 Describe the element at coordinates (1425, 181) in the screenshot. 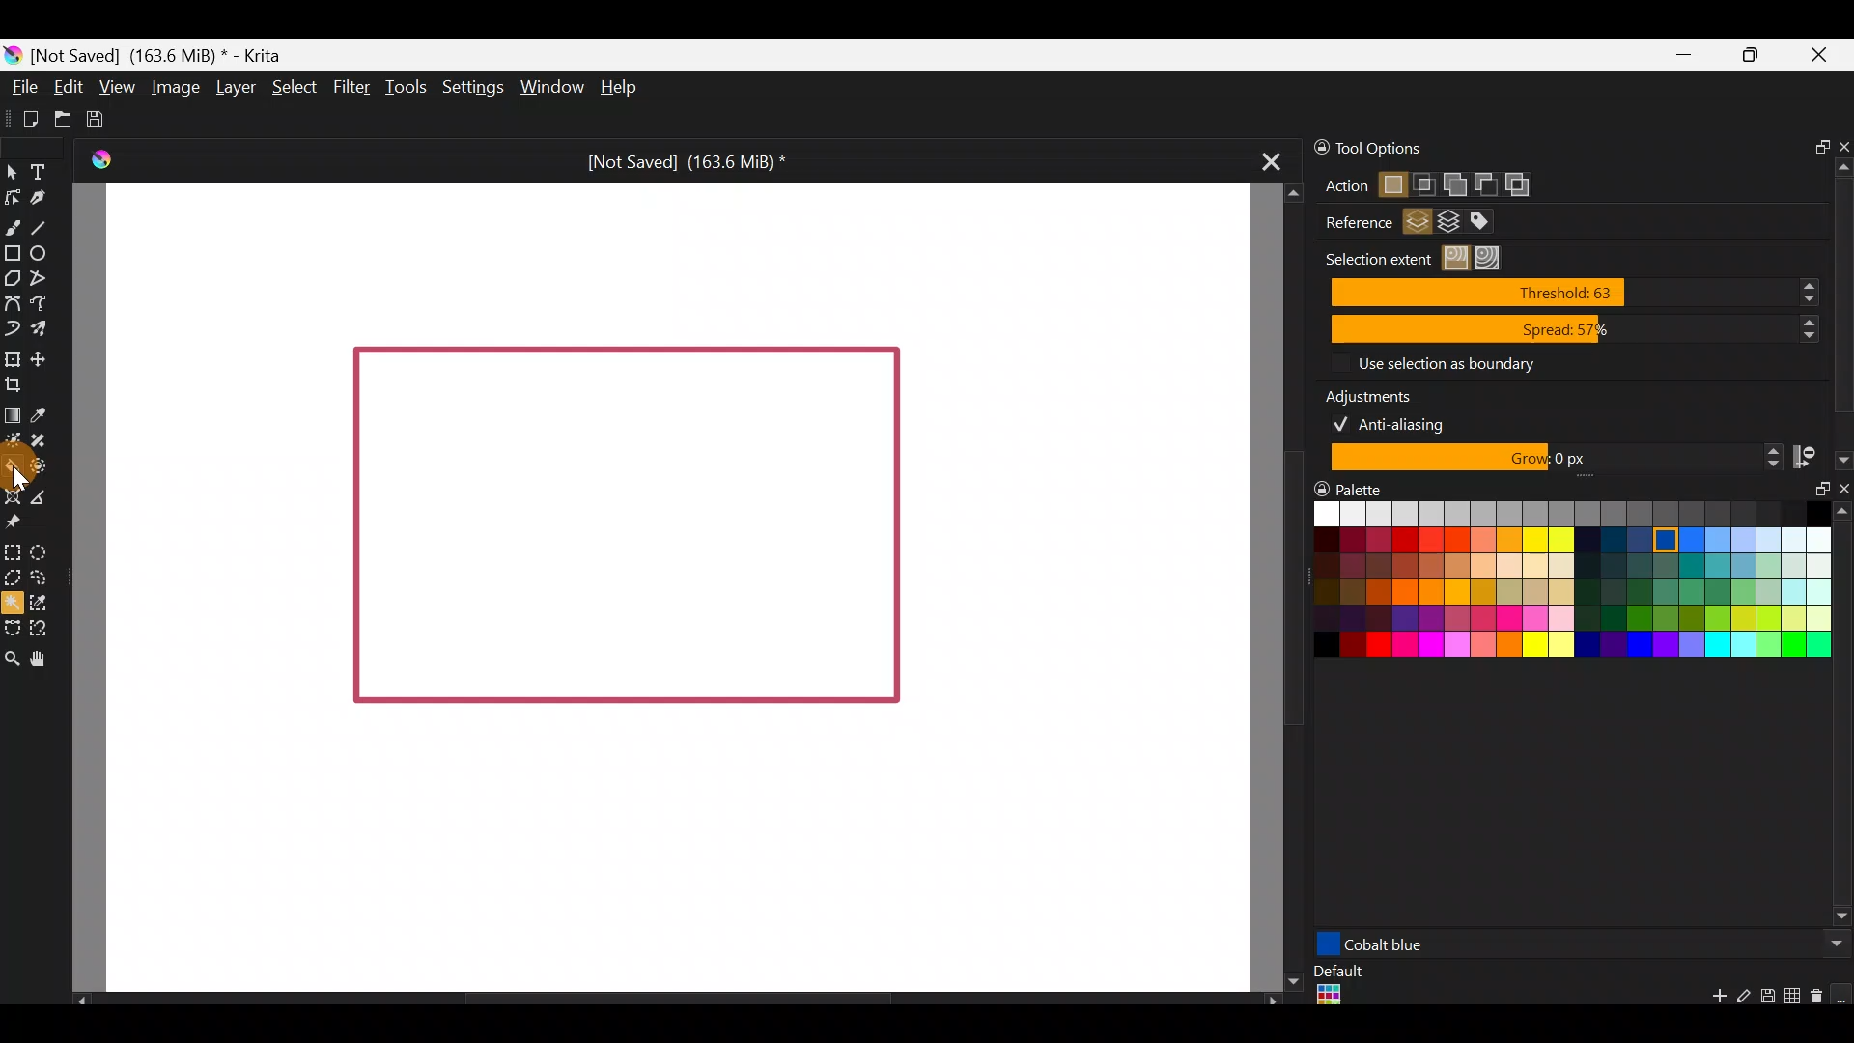

I see `Intersect` at that location.